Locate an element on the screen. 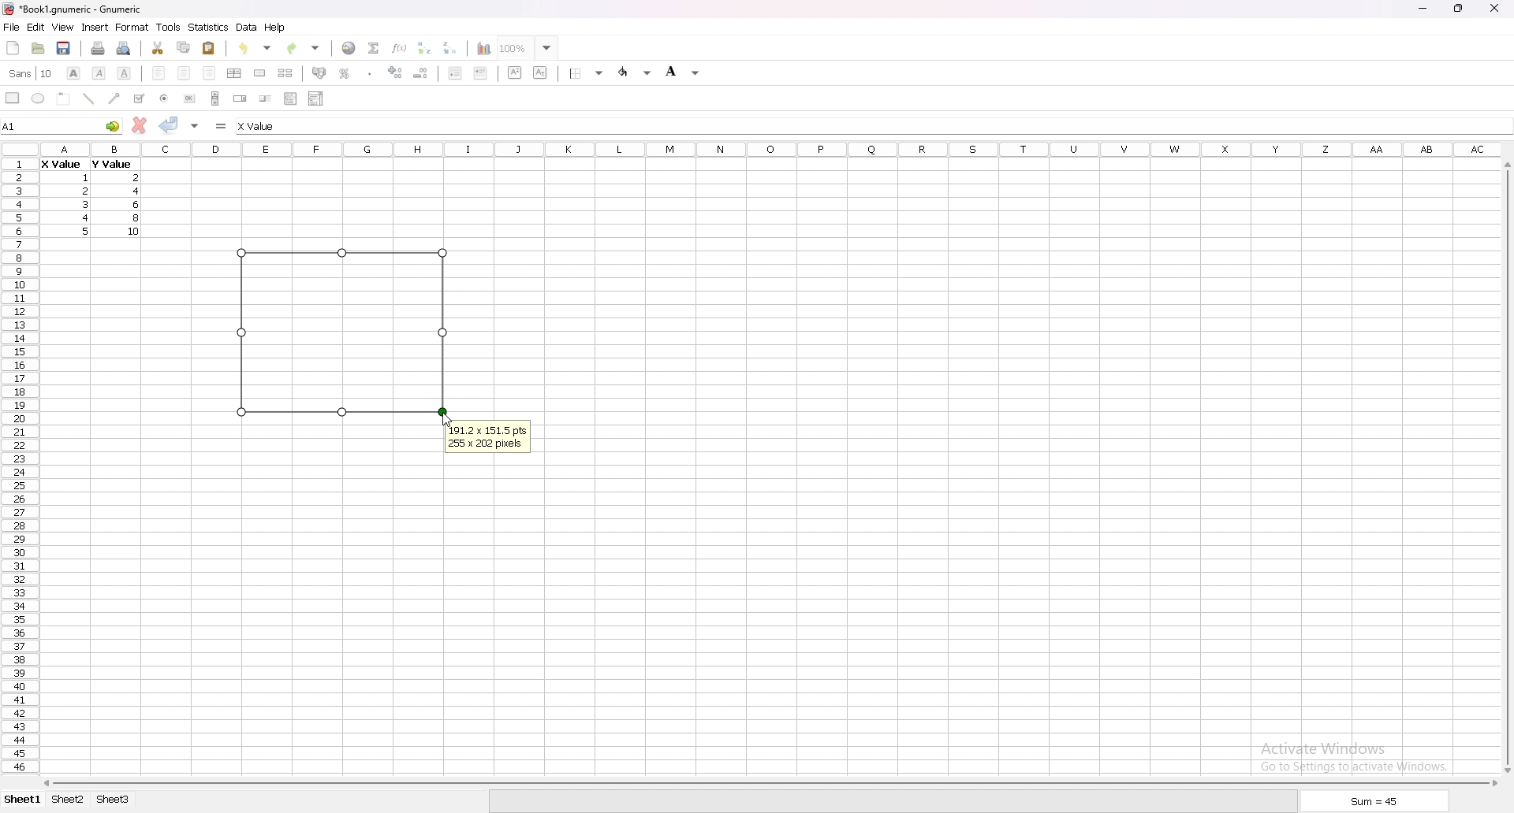 The image size is (1514, 813). sheet 1 is located at coordinates (24, 800).